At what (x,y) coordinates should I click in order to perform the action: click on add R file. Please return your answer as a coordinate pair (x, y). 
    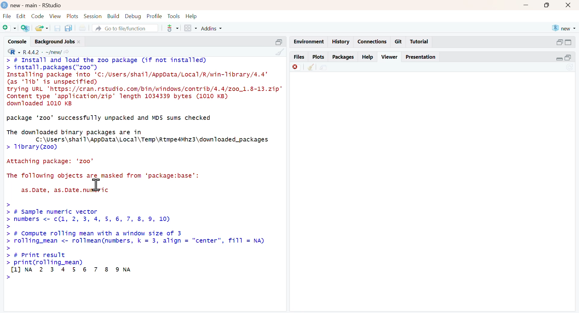
    Looking at the image, I should click on (26, 28).